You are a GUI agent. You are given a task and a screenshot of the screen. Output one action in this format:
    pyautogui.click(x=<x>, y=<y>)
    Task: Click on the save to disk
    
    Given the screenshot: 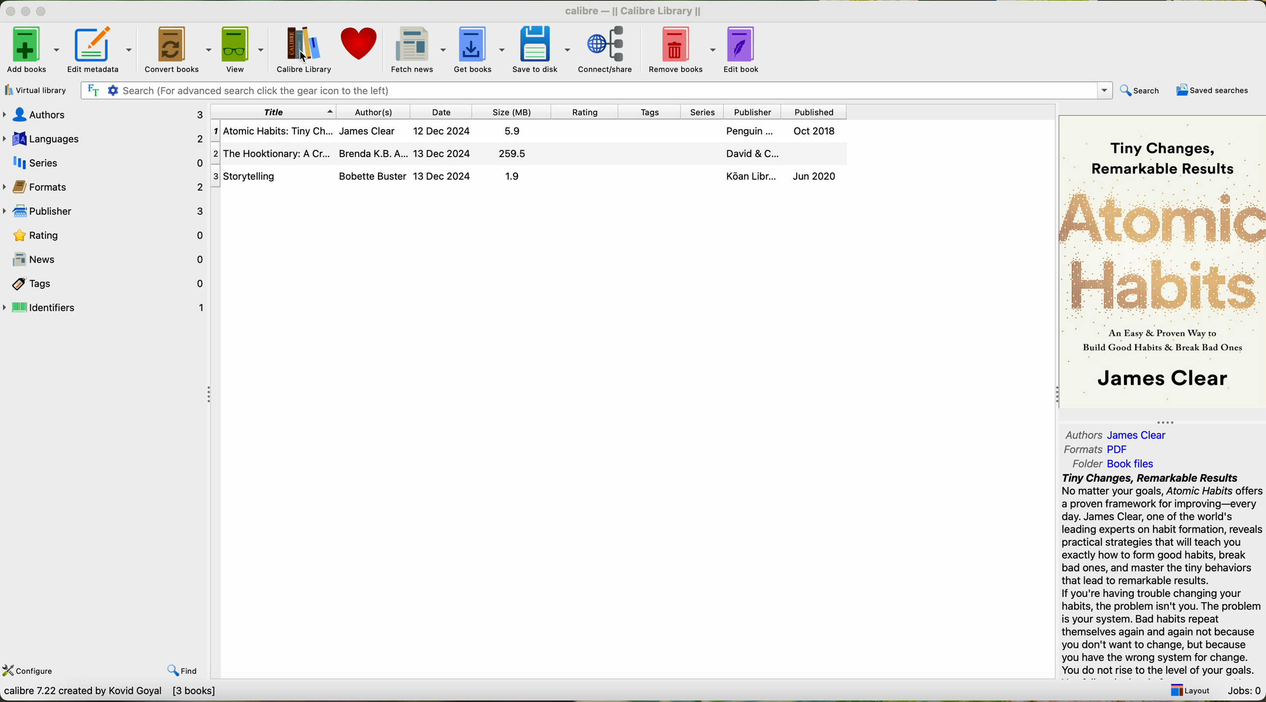 What is the action you would take?
    pyautogui.click(x=541, y=48)
    